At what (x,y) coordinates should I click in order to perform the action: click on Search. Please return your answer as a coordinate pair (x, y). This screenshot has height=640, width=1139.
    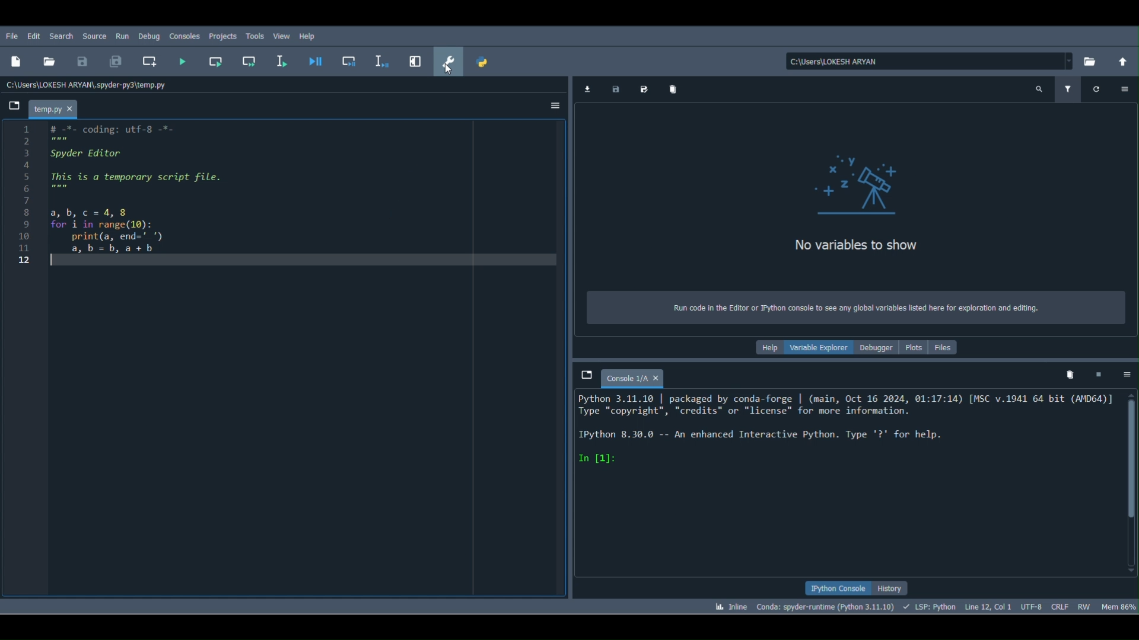
    Looking at the image, I should click on (63, 36).